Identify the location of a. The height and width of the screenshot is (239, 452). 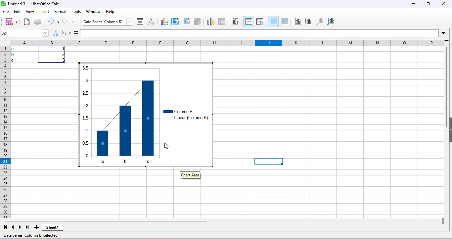
(110, 162).